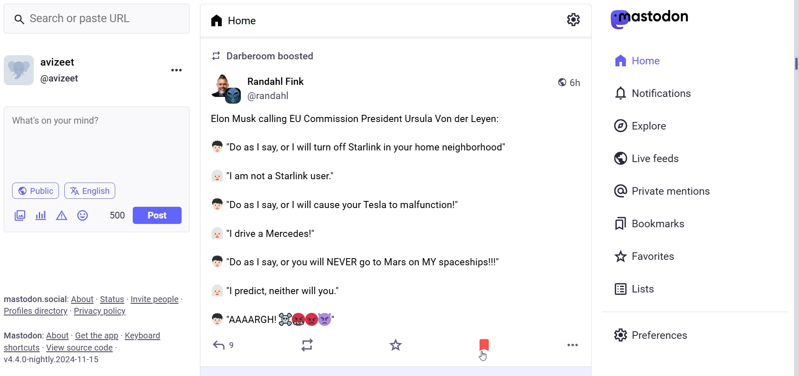  Describe the element at coordinates (652, 94) in the screenshot. I see `Notification` at that location.